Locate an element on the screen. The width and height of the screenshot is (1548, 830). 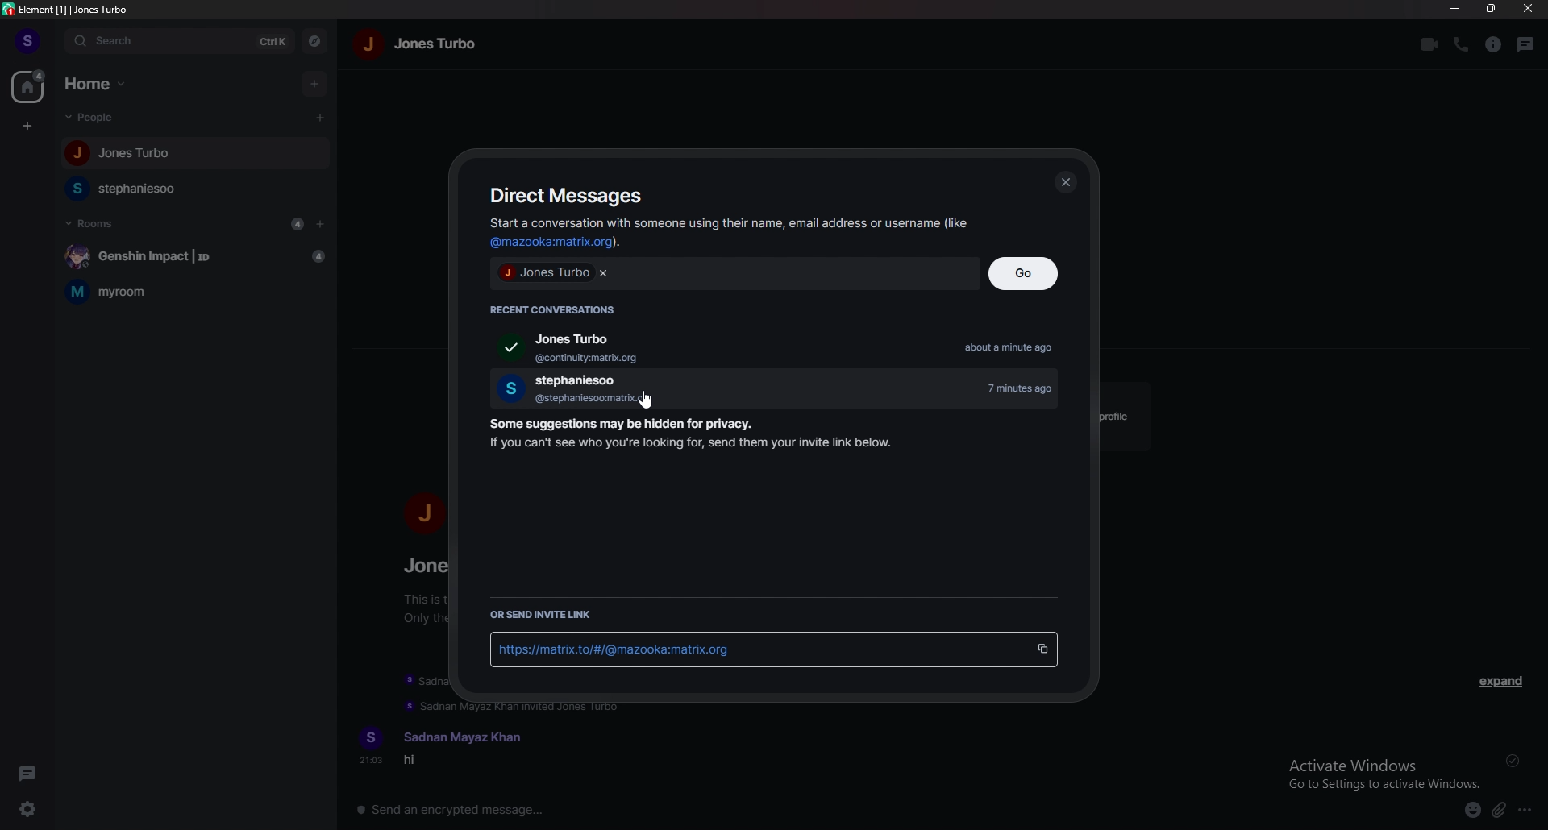
s is located at coordinates (28, 40).